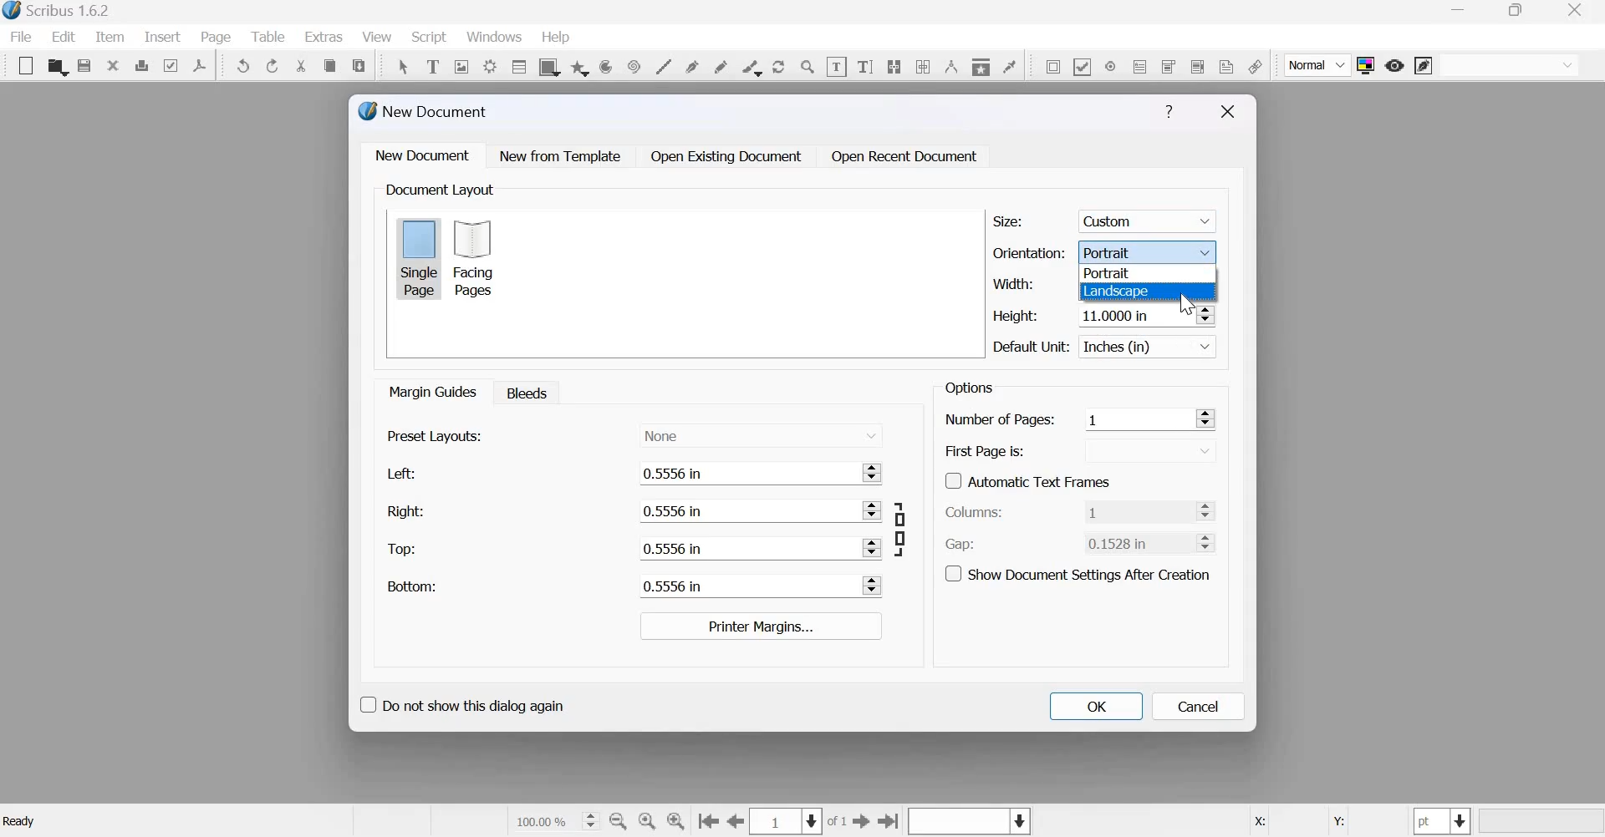 The width and height of the screenshot is (1605, 837). What do you see at coordinates (1188, 305) in the screenshot?
I see `cursor` at bounding box center [1188, 305].